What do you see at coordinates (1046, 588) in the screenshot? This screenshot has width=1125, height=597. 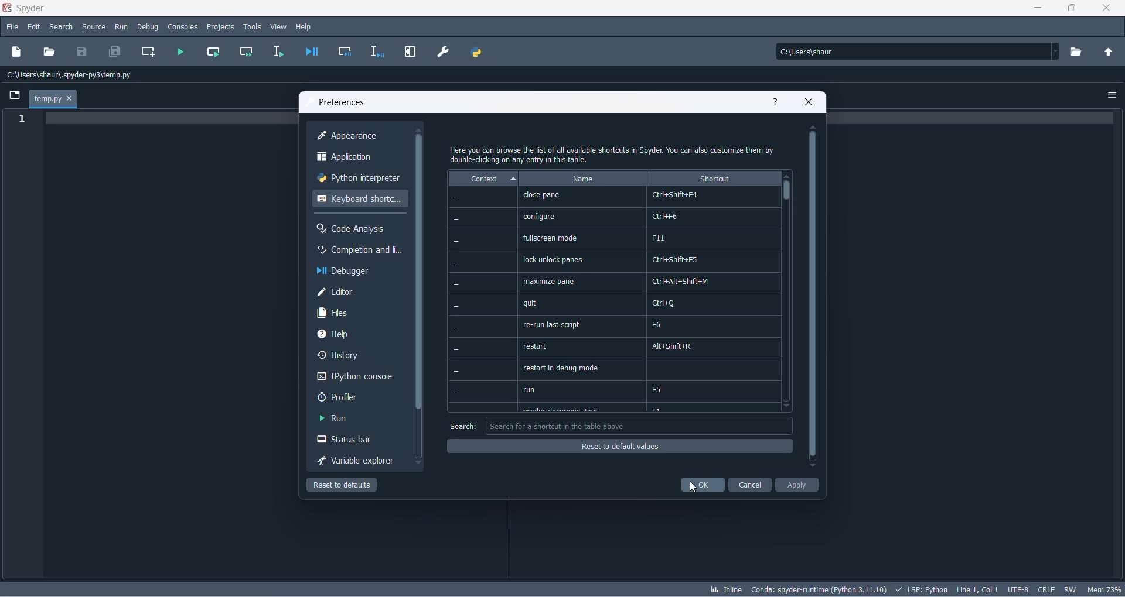 I see `file EOL status` at bounding box center [1046, 588].